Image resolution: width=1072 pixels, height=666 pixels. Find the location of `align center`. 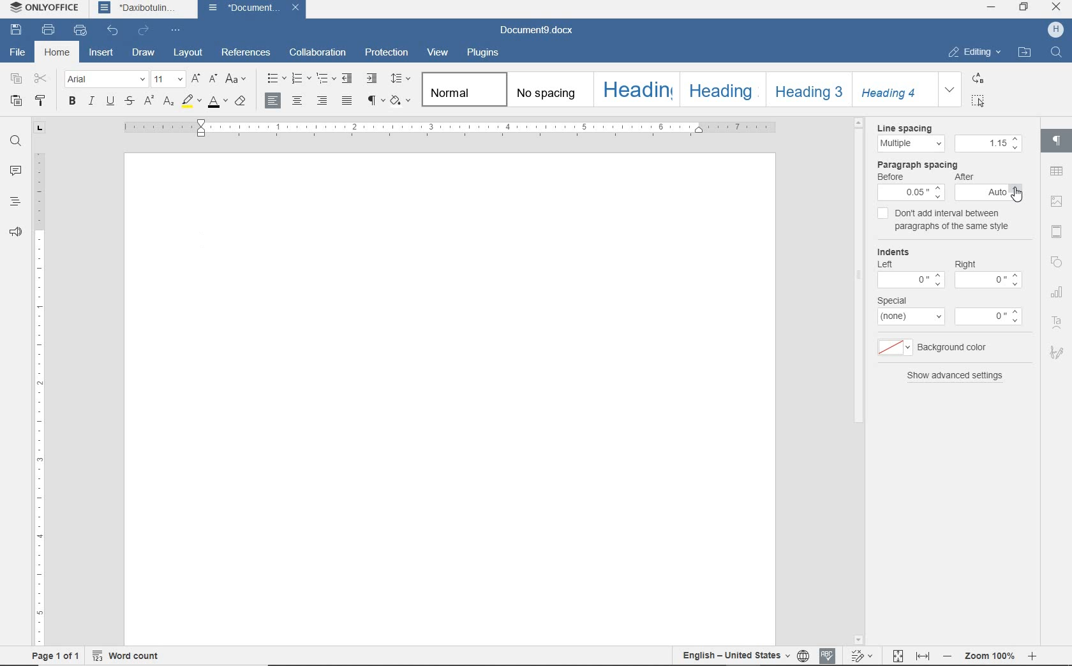

align center is located at coordinates (298, 101).